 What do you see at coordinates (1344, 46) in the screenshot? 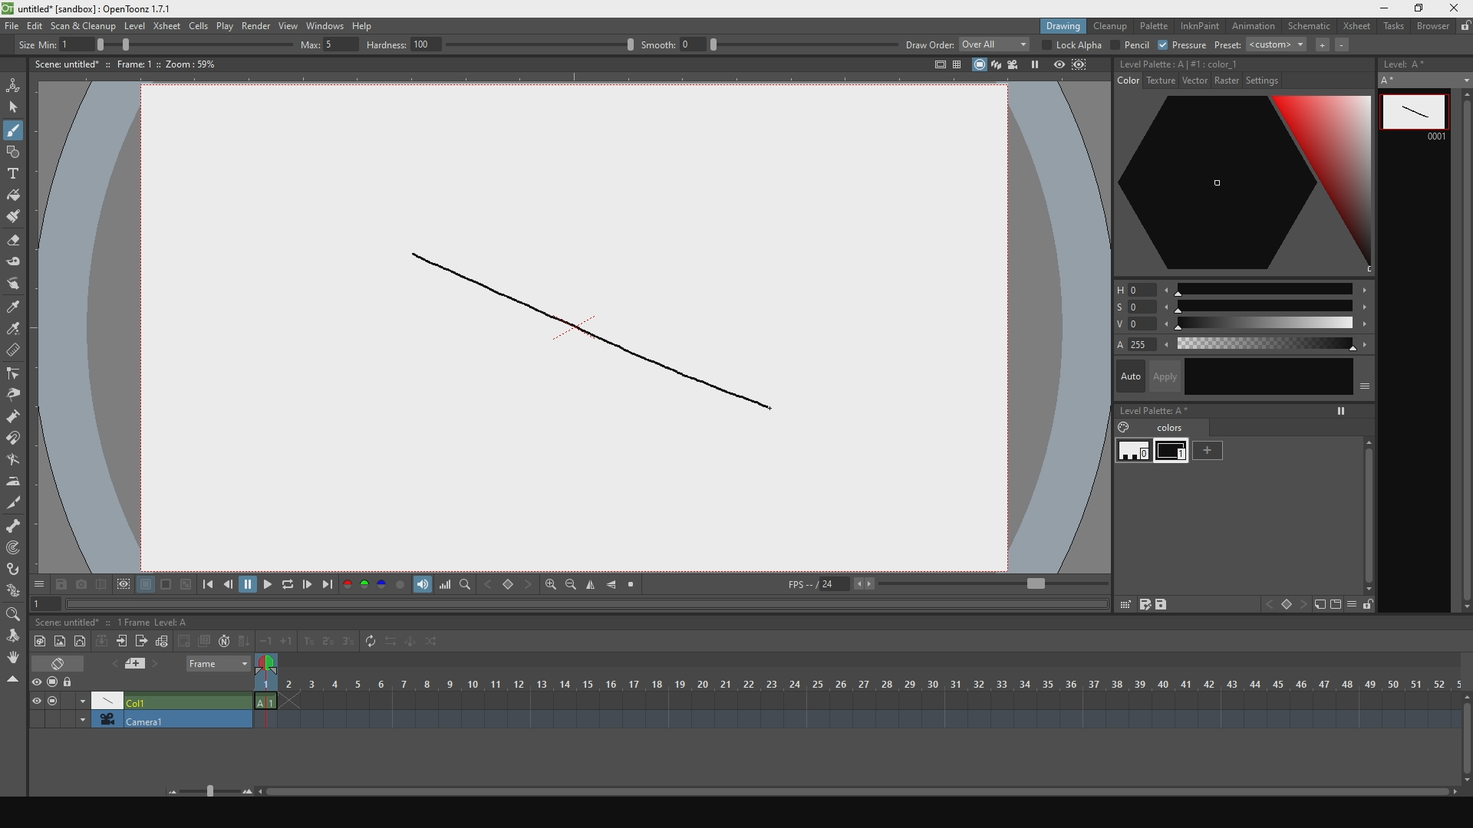
I see `` at bounding box center [1344, 46].